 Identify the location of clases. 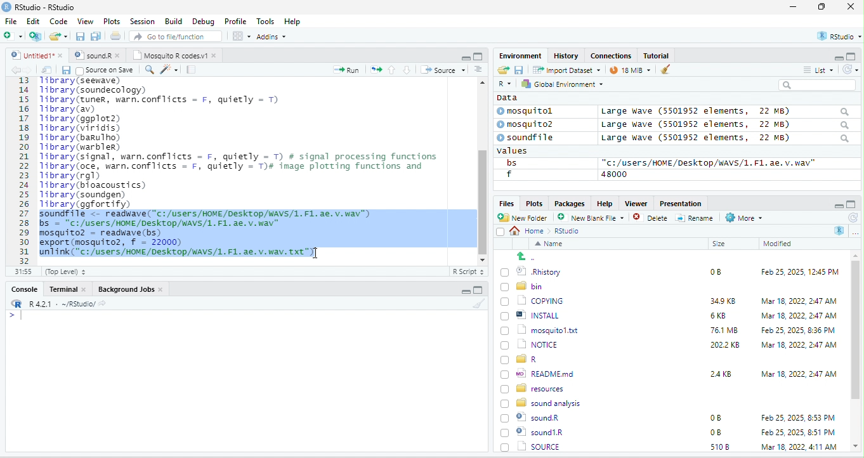
(612, 55).